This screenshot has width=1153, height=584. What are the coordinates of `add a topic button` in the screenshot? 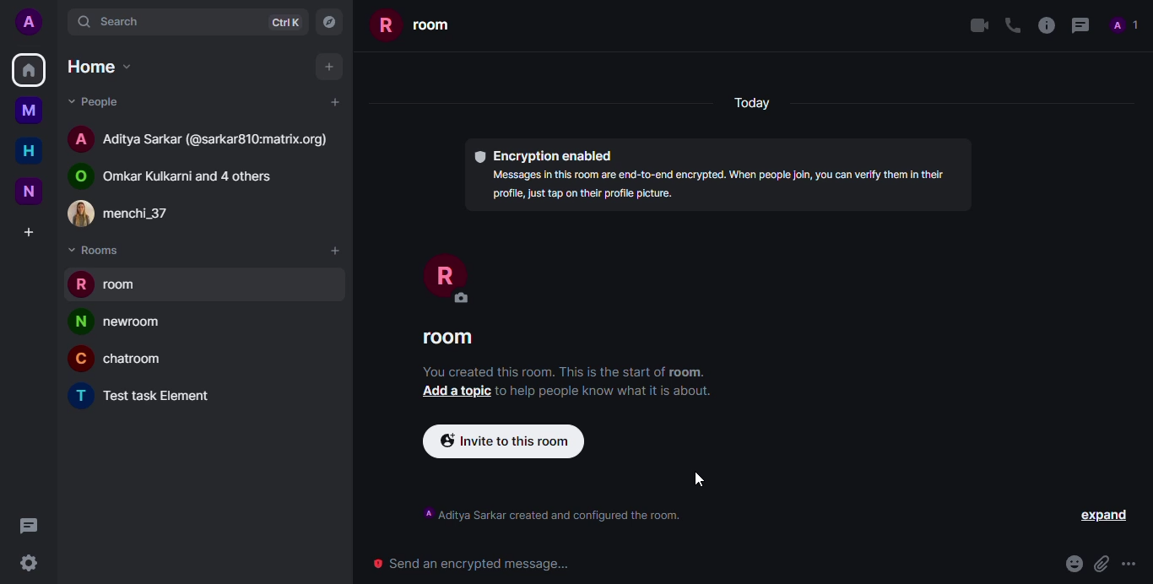 It's located at (457, 392).